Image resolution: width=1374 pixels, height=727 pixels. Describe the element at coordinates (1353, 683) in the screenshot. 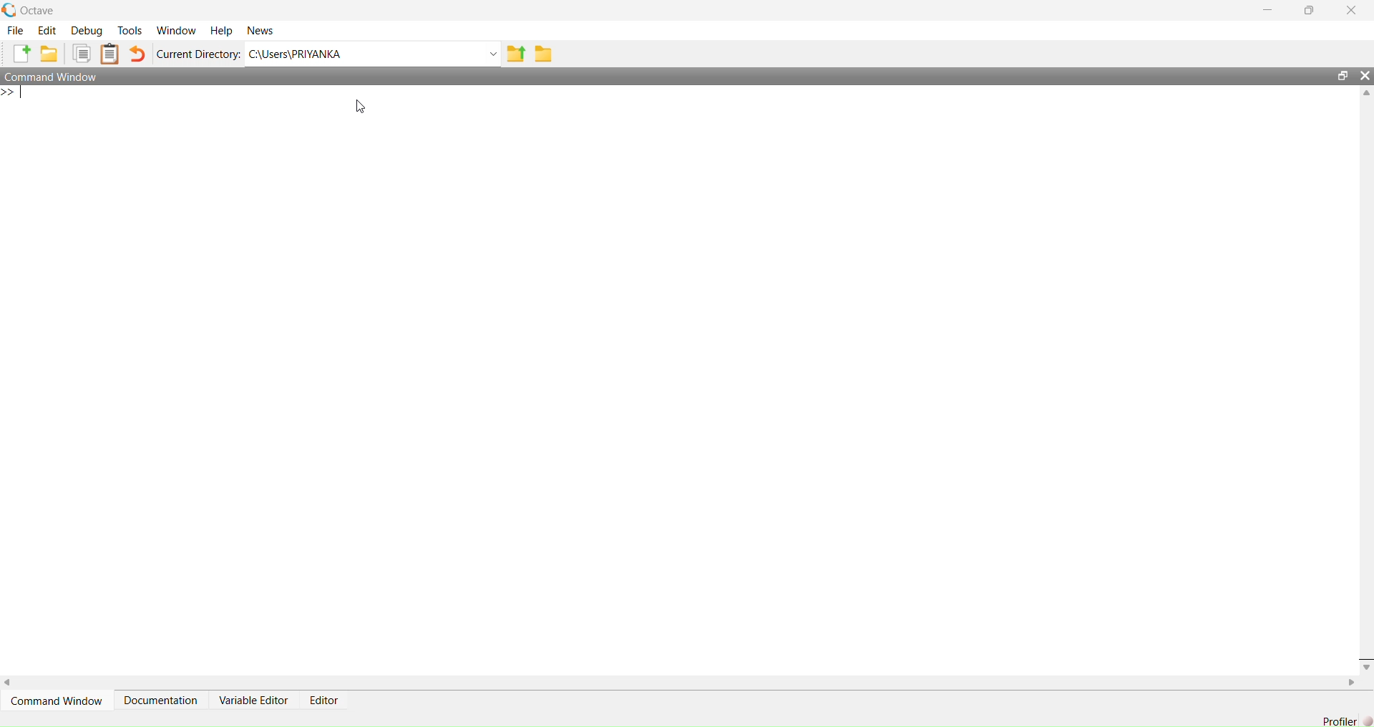

I see `Right` at that location.